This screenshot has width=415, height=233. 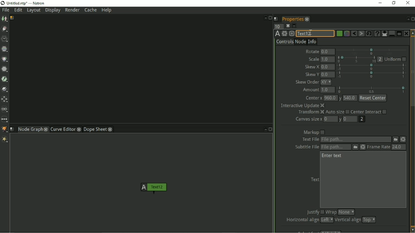 What do you see at coordinates (5, 110) in the screenshot?
I see `Views` at bounding box center [5, 110].